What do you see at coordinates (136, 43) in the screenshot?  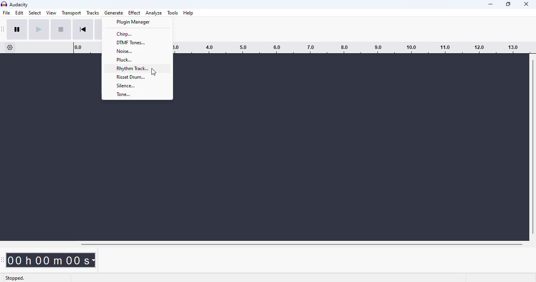 I see `DTMF tones` at bounding box center [136, 43].